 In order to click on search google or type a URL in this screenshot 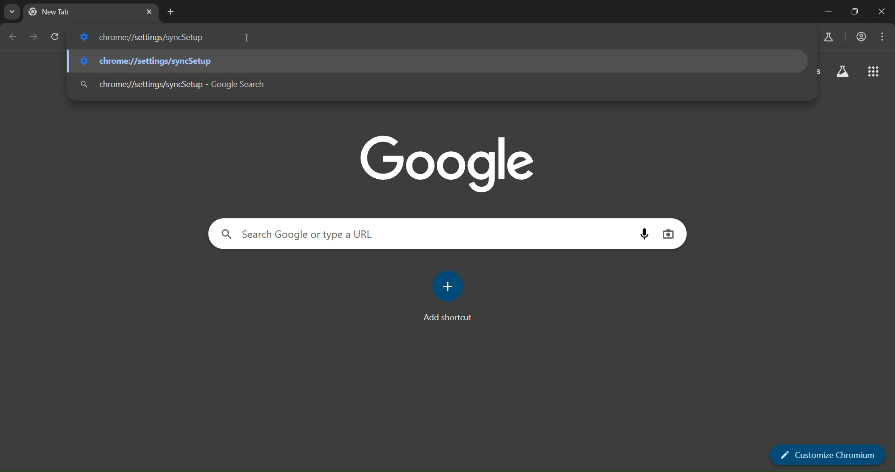, I will do `click(426, 234)`.